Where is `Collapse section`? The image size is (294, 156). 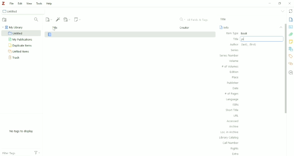
Collapse section is located at coordinates (281, 27).